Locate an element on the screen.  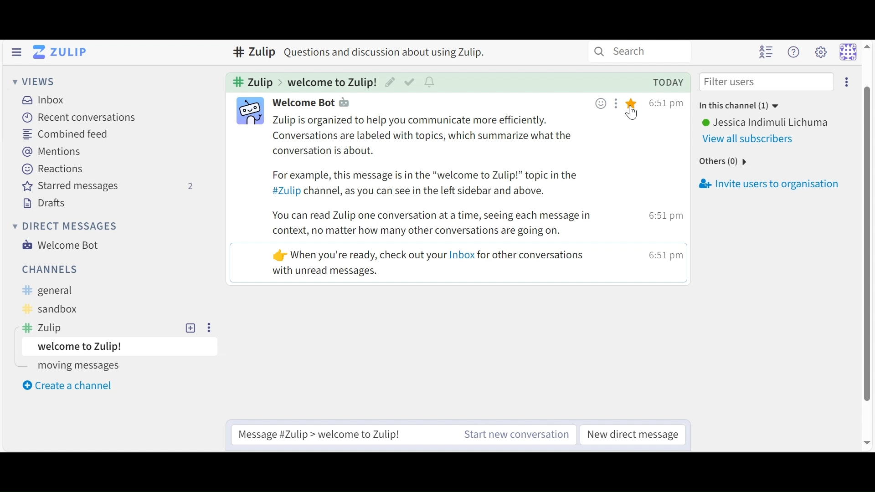
Reactions is located at coordinates (51, 169).